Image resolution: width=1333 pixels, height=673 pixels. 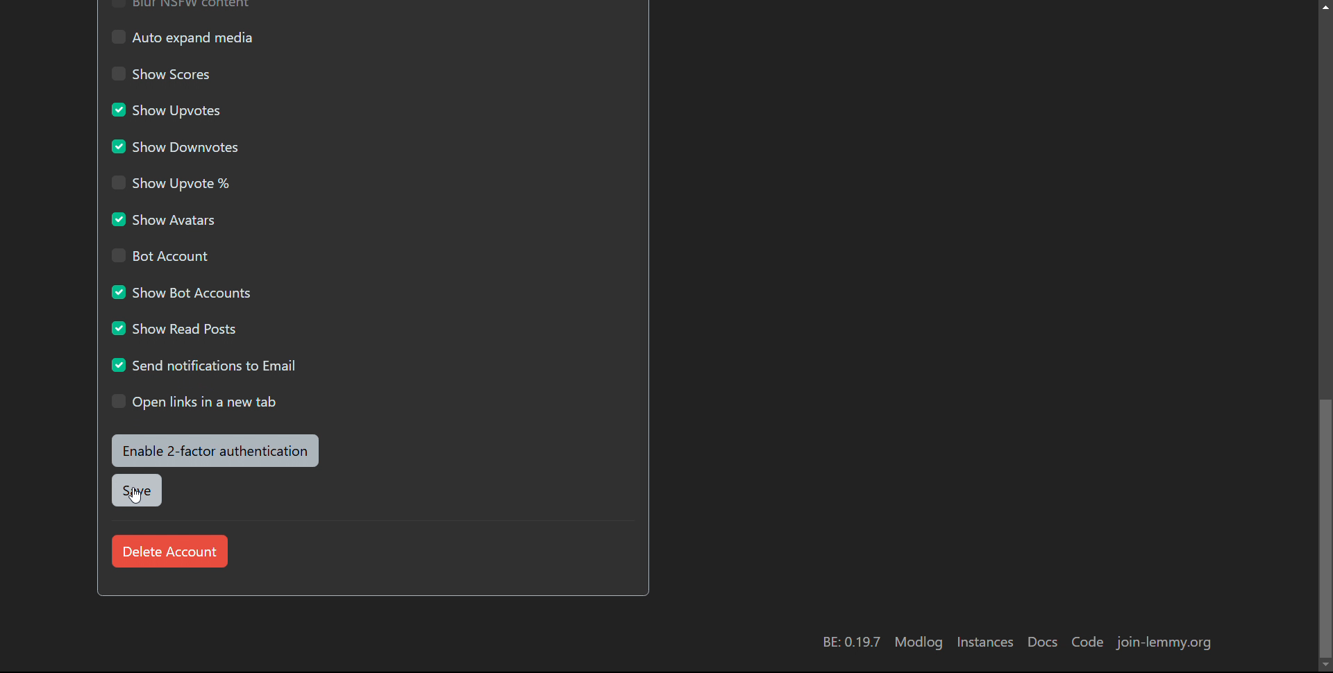 What do you see at coordinates (1087, 642) in the screenshot?
I see `code` at bounding box center [1087, 642].